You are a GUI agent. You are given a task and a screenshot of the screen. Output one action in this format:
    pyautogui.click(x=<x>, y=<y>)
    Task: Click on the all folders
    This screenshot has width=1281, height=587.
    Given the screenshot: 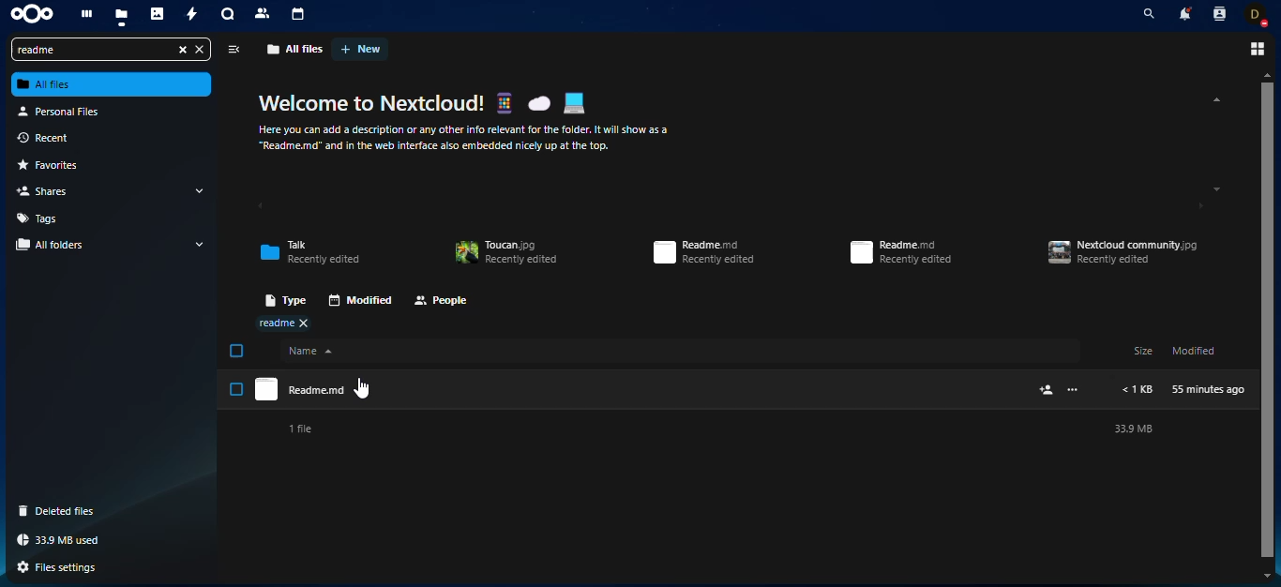 What is the action you would take?
    pyautogui.click(x=55, y=245)
    